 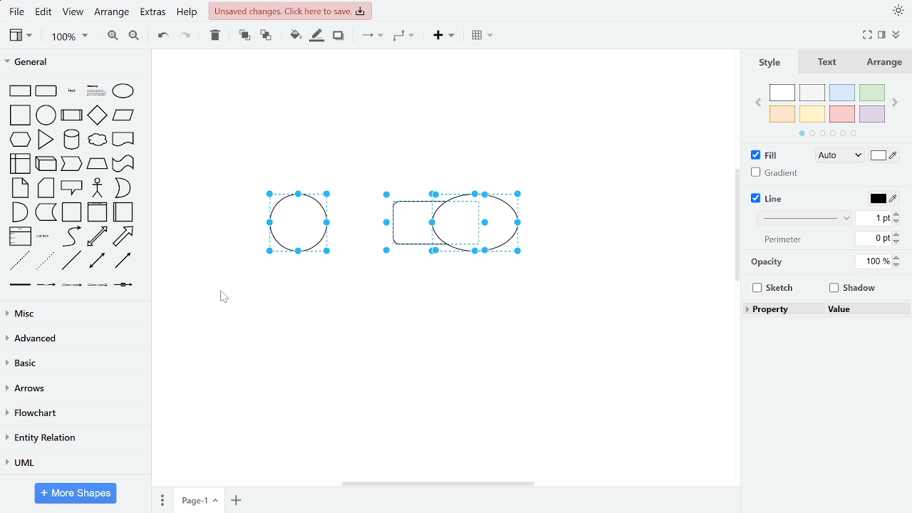 I want to click on entity relation, so click(x=73, y=437).